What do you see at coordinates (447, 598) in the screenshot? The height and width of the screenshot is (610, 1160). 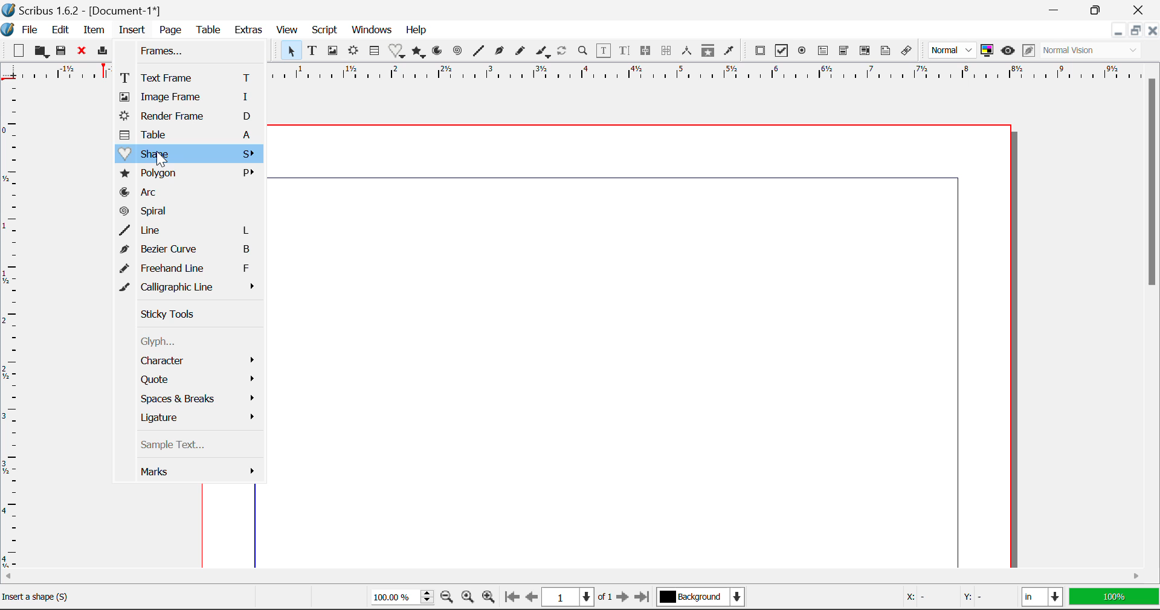 I see `Zoom Out` at bounding box center [447, 598].